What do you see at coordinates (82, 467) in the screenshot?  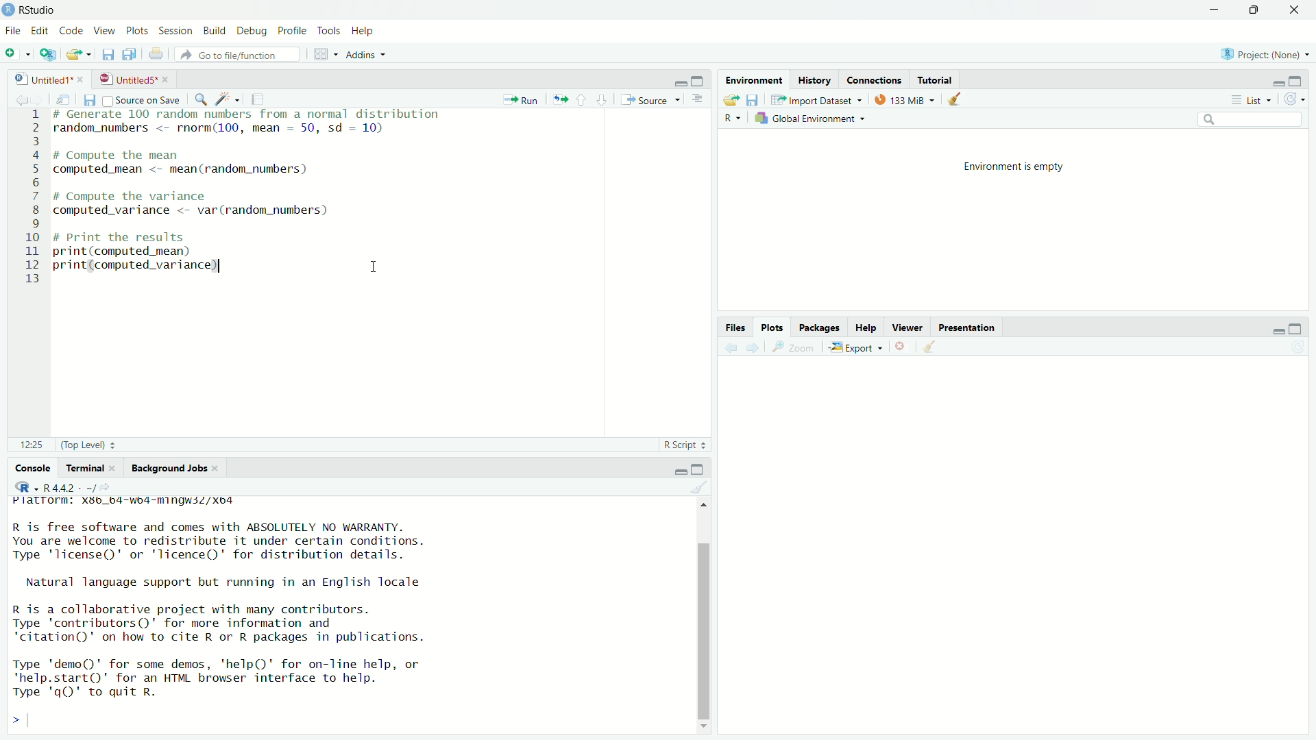 I see `terminal` at bounding box center [82, 467].